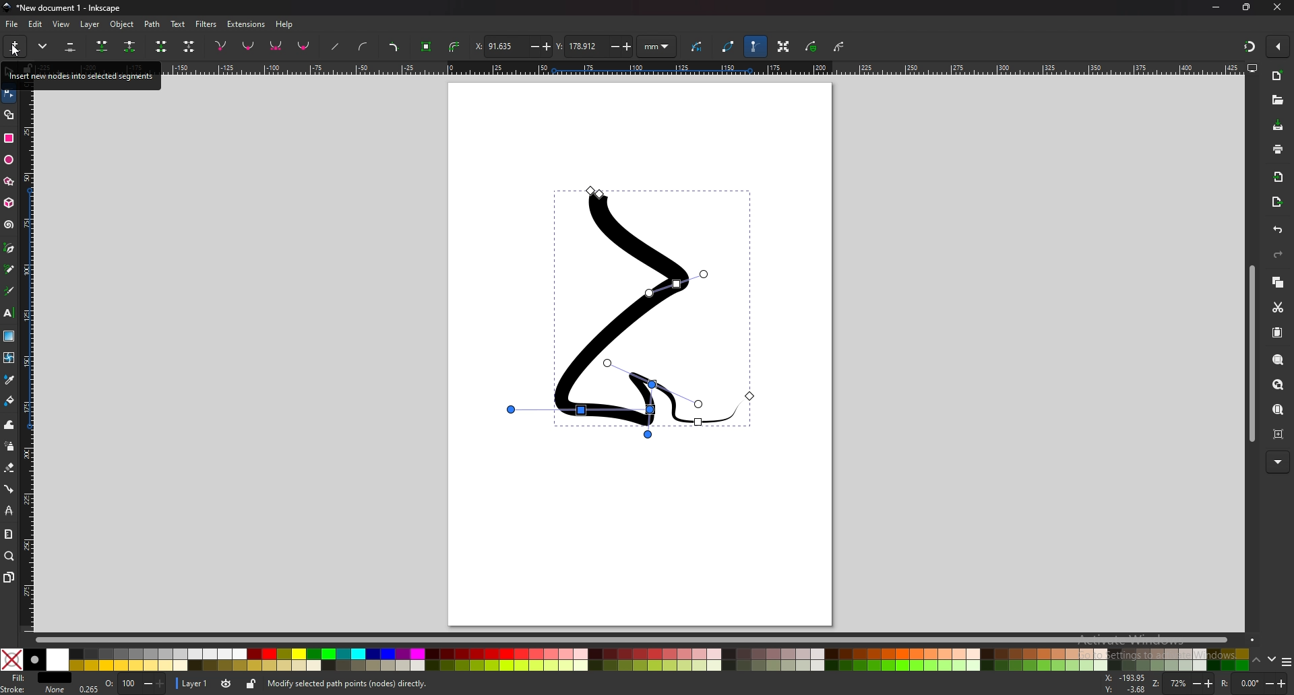  I want to click on path, so click(152, 24).